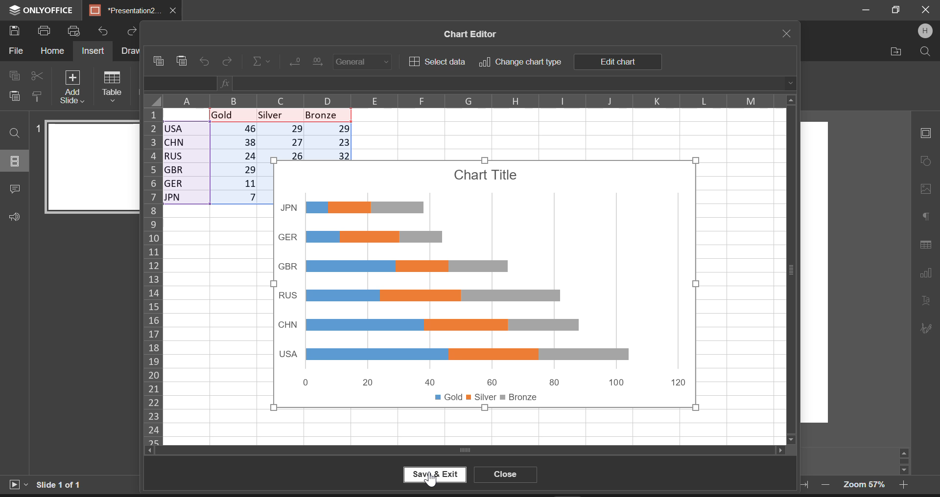 The width and height of the screenshot is (940, 497). Describe the element at coordinates (37, 74) in the screenshot. I see `Cut` at that location.